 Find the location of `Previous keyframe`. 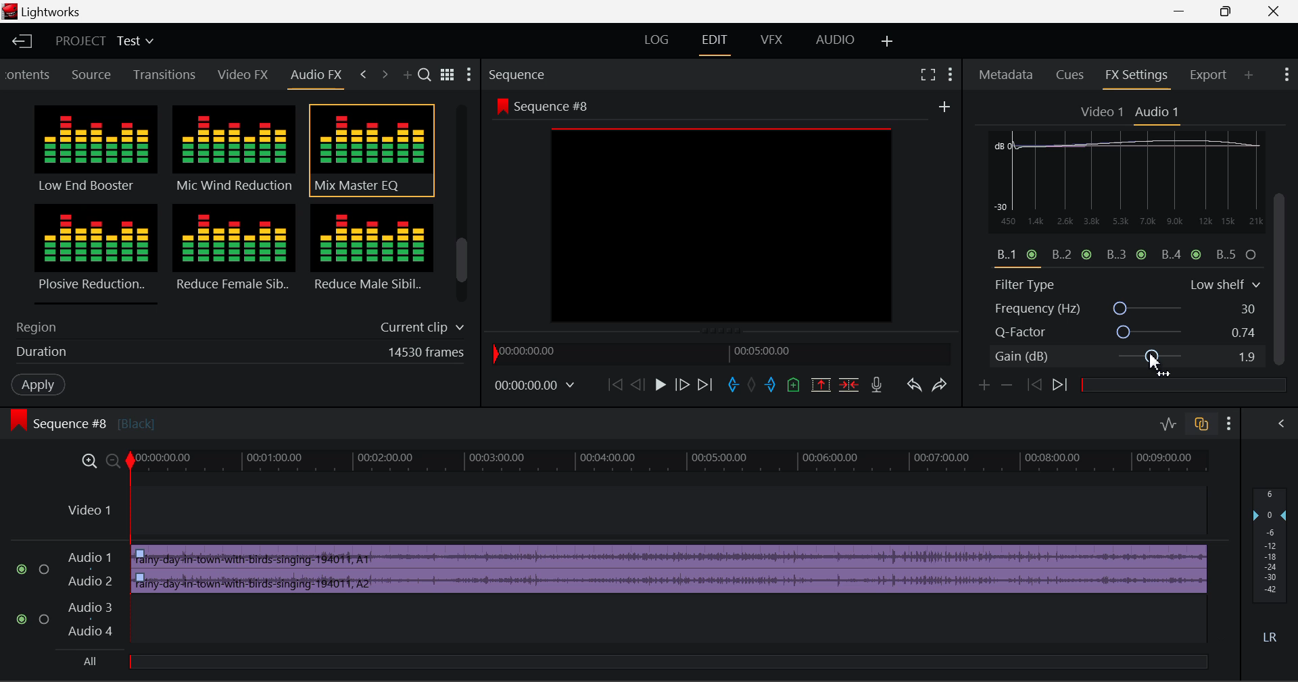

Previous keyframe is located at coordinates (1037, 386).